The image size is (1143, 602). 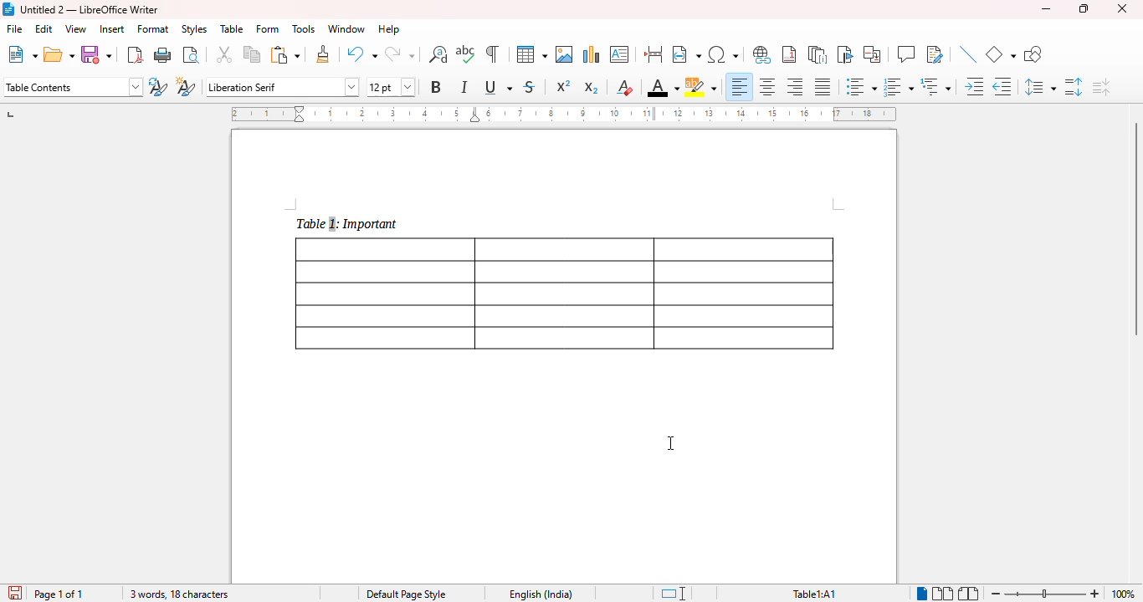 What do you see at coordinates (862, 86) in the screenshot?
I see `toggle unordered list` at bounding box center [862, 86].